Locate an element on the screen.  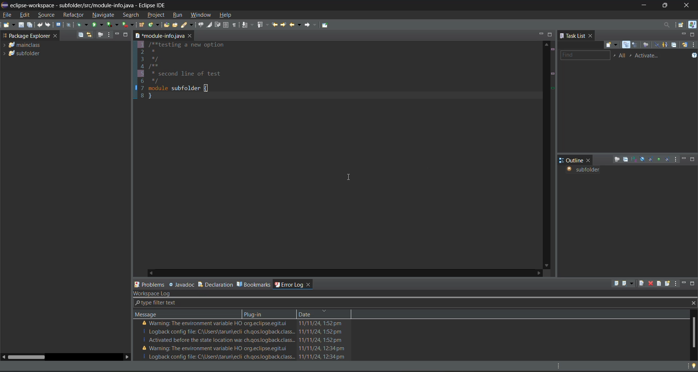
undo is located at coordinates (40, 25).